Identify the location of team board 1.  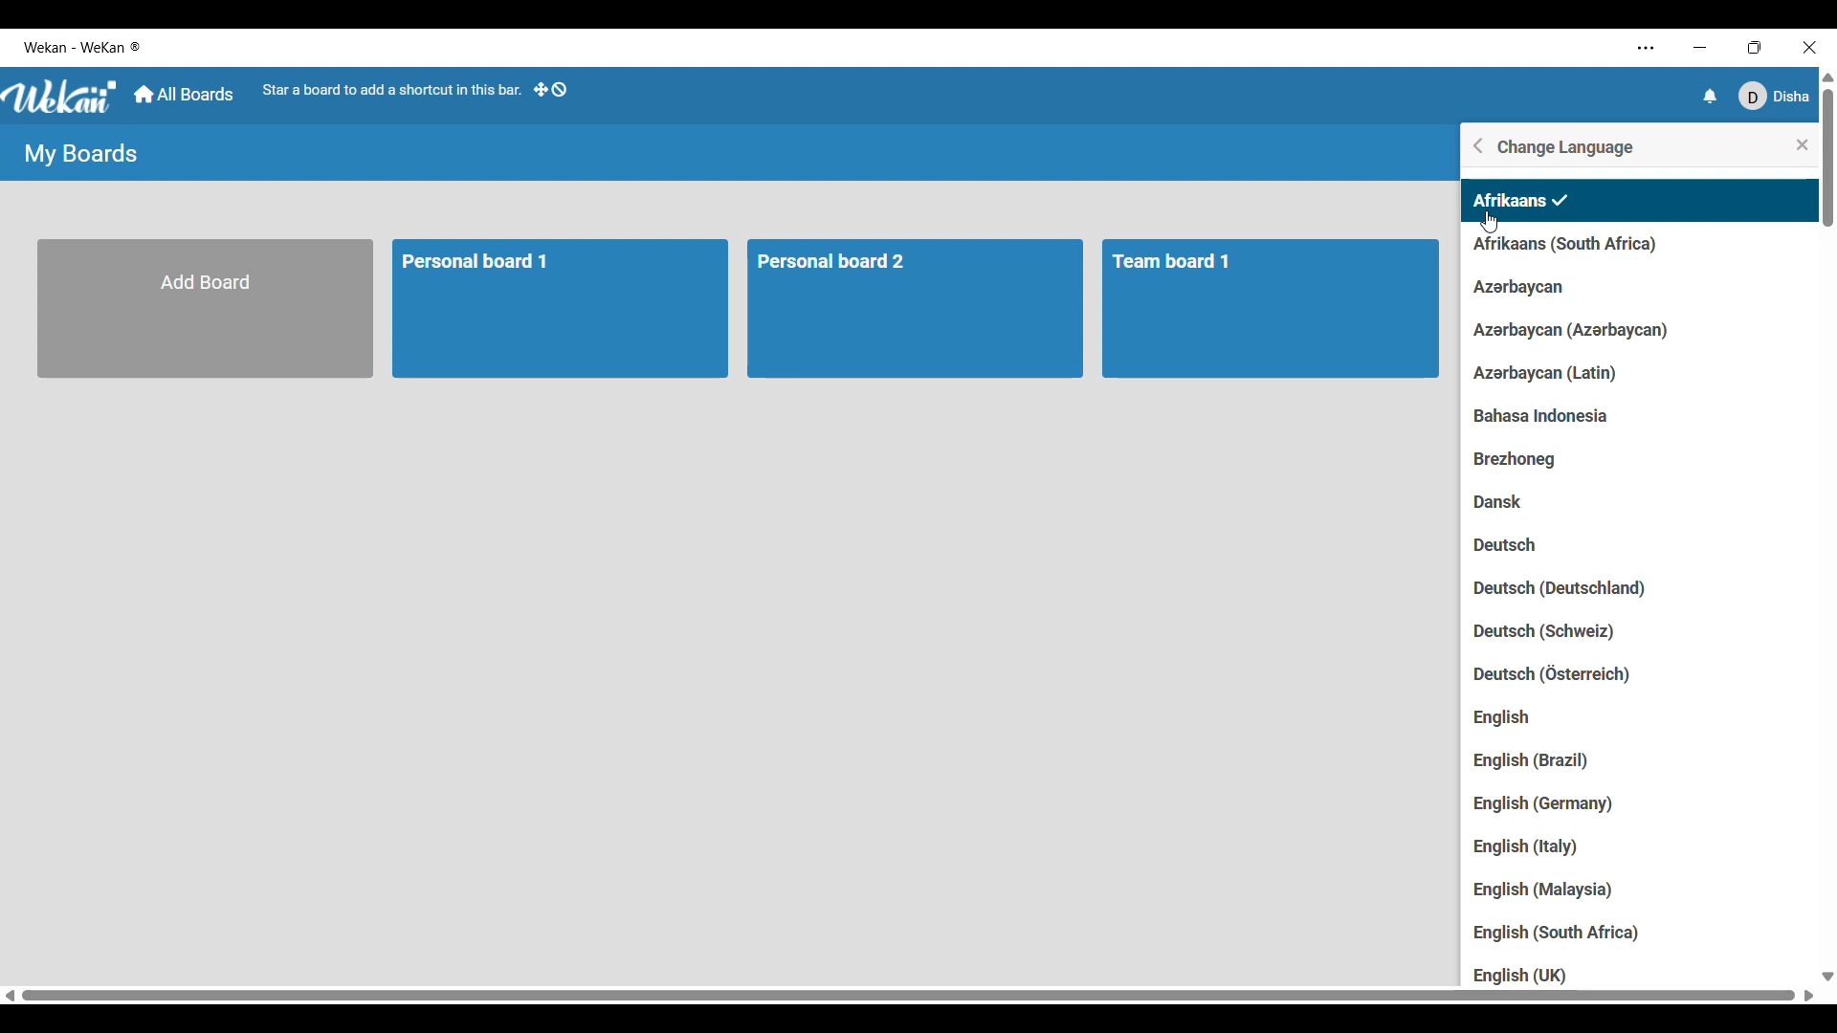
(1274, 310).